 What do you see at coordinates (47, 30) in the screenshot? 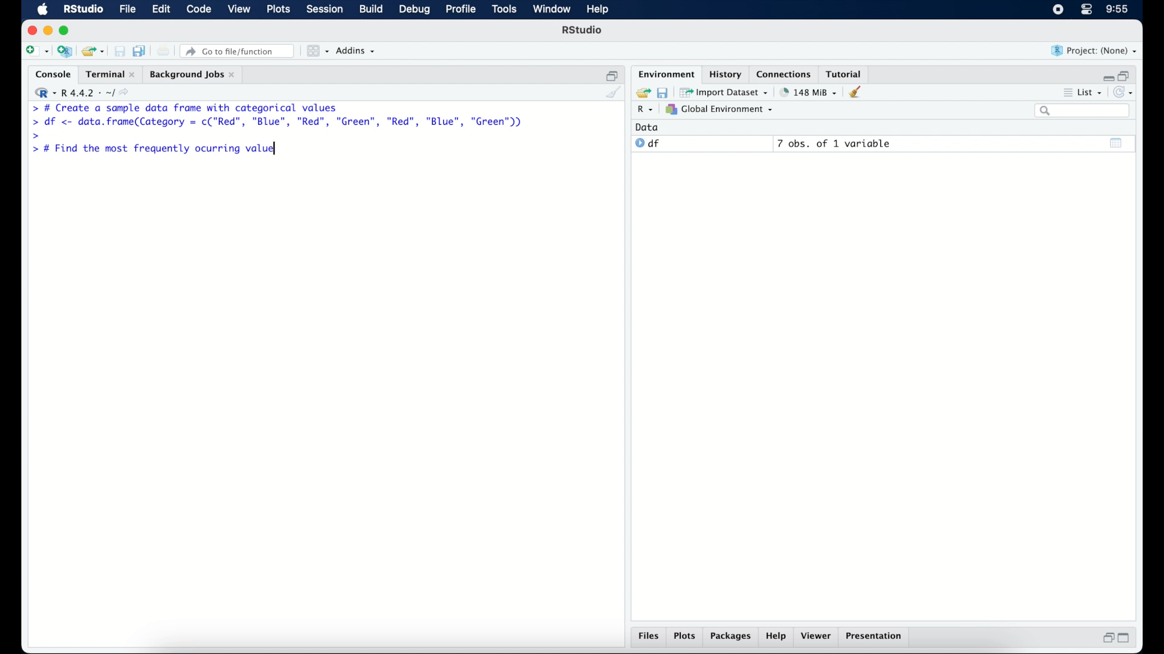
I see `minimzie` at bounding box center [47, 30].